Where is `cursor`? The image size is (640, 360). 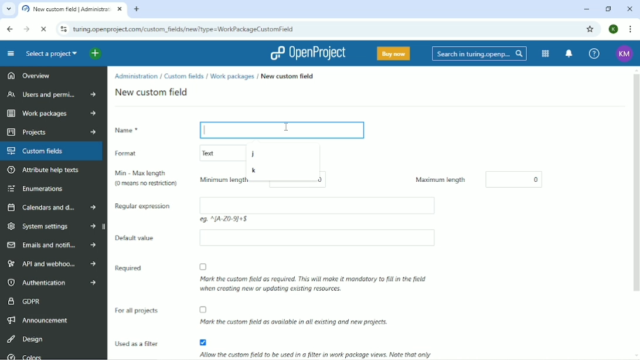
cursor is located at coordinates (288, 128).